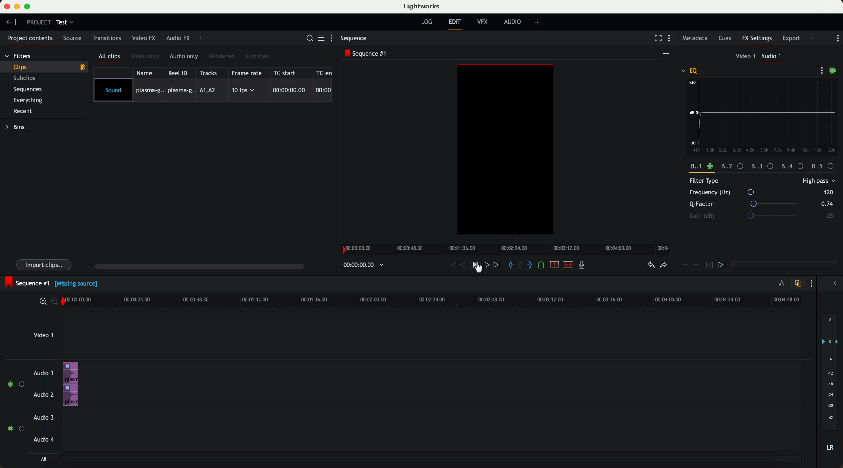 This screenshot has height=468, width=843. Describe the element at coordinates (828, 192) in the screenshot. I see `120` at that location.